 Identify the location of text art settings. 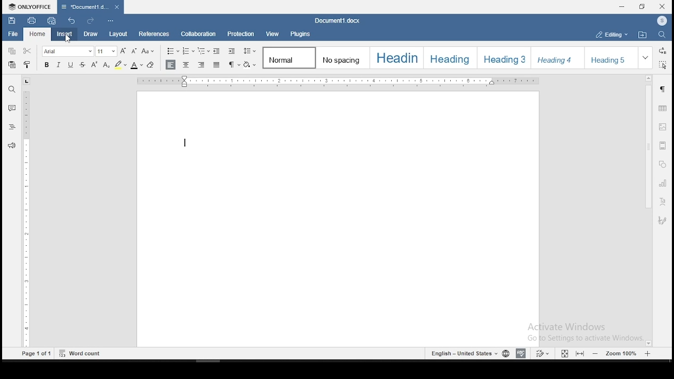
(662, 203).